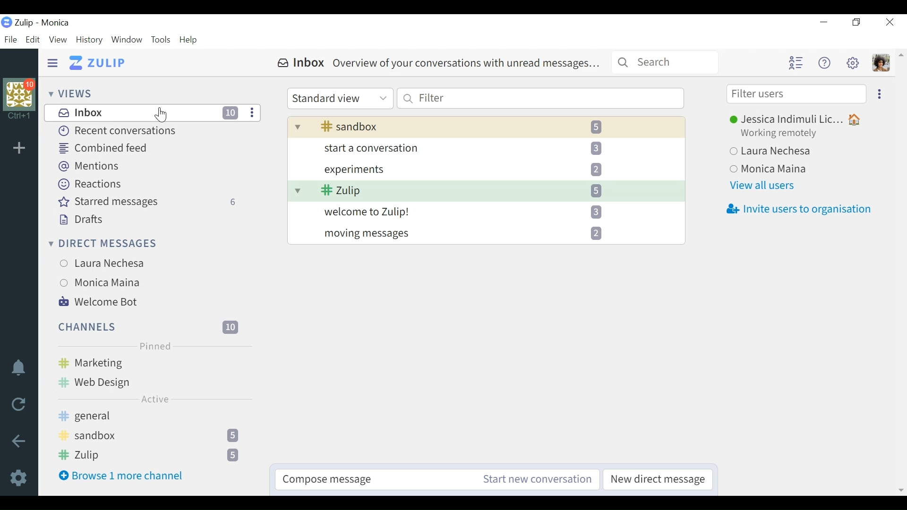  What do you see at coordinates (657, 480) in the screenshot?
I see `New Direct messages` at bounding box center [657, 480].